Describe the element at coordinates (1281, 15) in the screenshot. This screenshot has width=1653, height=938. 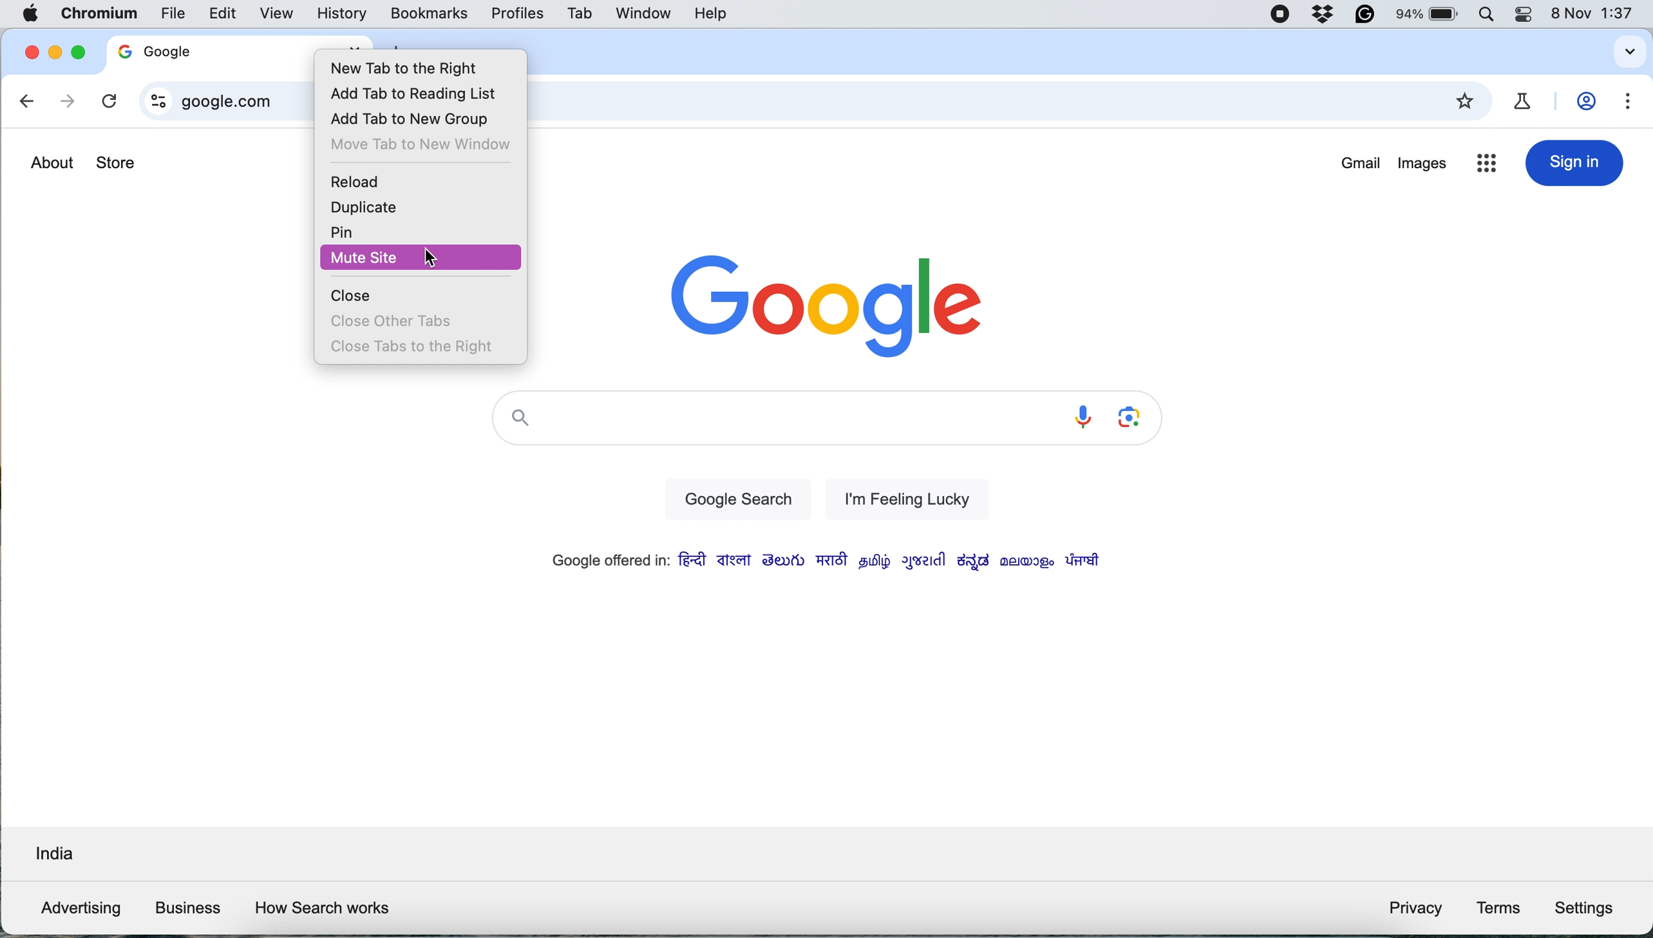
I see `screen recorder` at that location.